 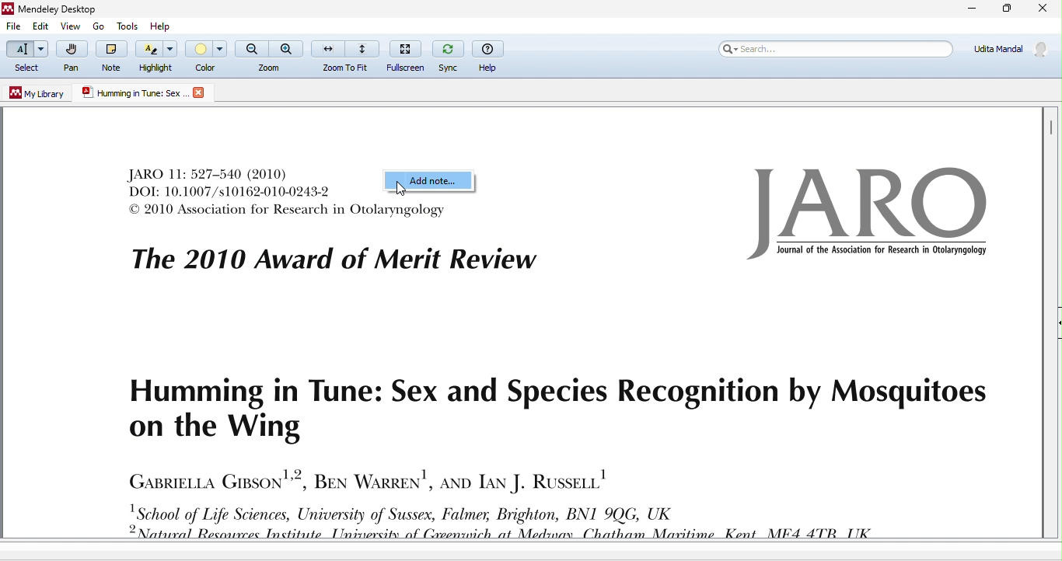 I want to click on humming in true.sex, so click(x=134, y=92).